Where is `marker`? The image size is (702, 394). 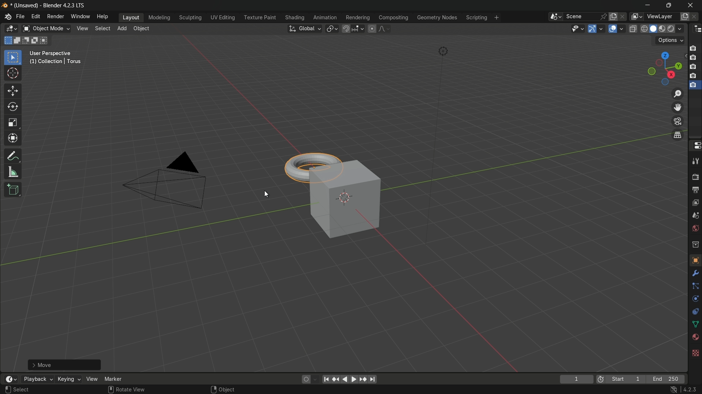
marker is located at coordinates (113, 379).